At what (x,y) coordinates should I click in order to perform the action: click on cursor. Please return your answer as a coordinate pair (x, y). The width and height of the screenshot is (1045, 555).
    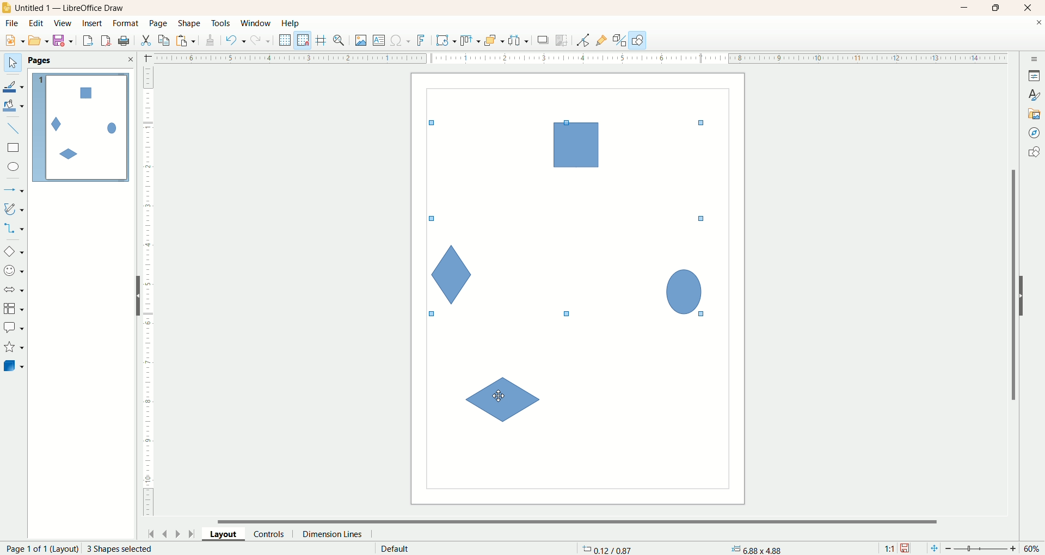
    Looking at the image, I should click on (499, 395).